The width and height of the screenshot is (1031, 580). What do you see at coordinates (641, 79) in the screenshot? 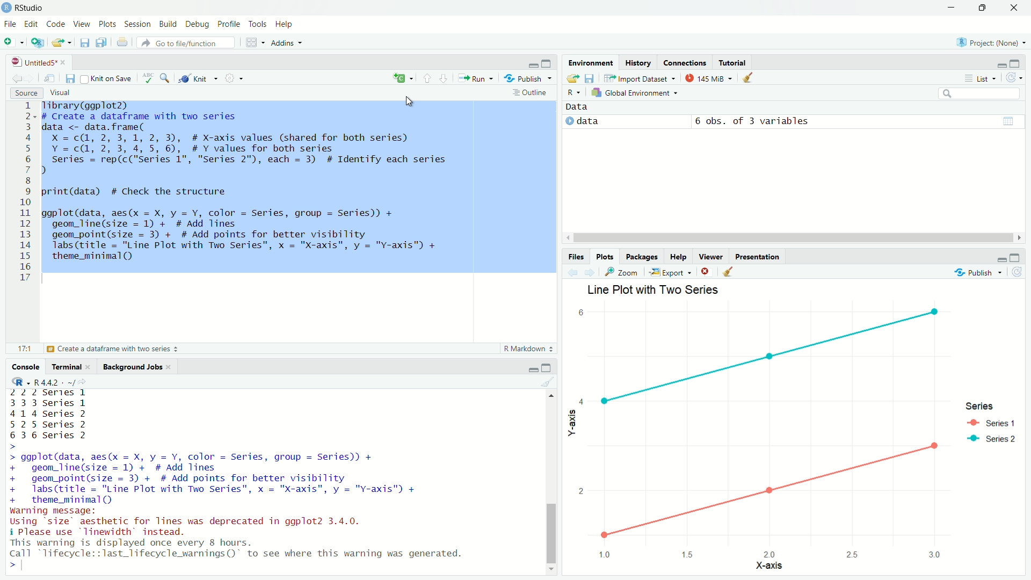
I see `Import Dataset` at bounding box center [641, 79].